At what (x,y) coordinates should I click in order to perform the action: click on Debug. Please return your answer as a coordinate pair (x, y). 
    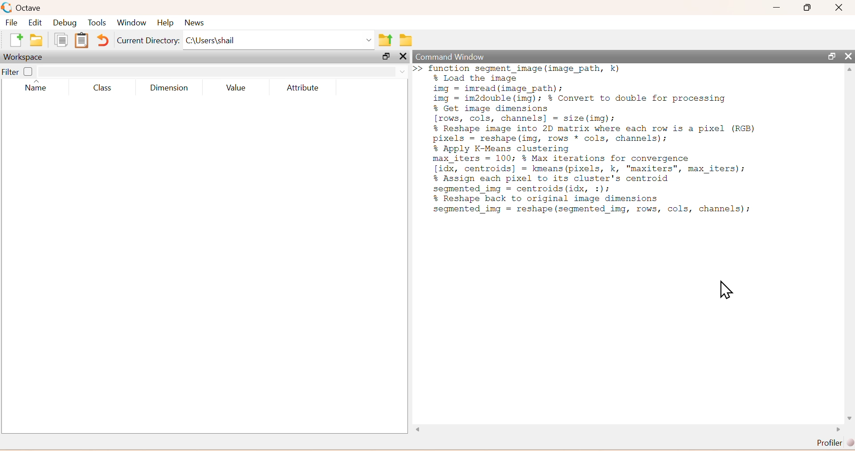
    Looking at the image, I should click on (64, 24).